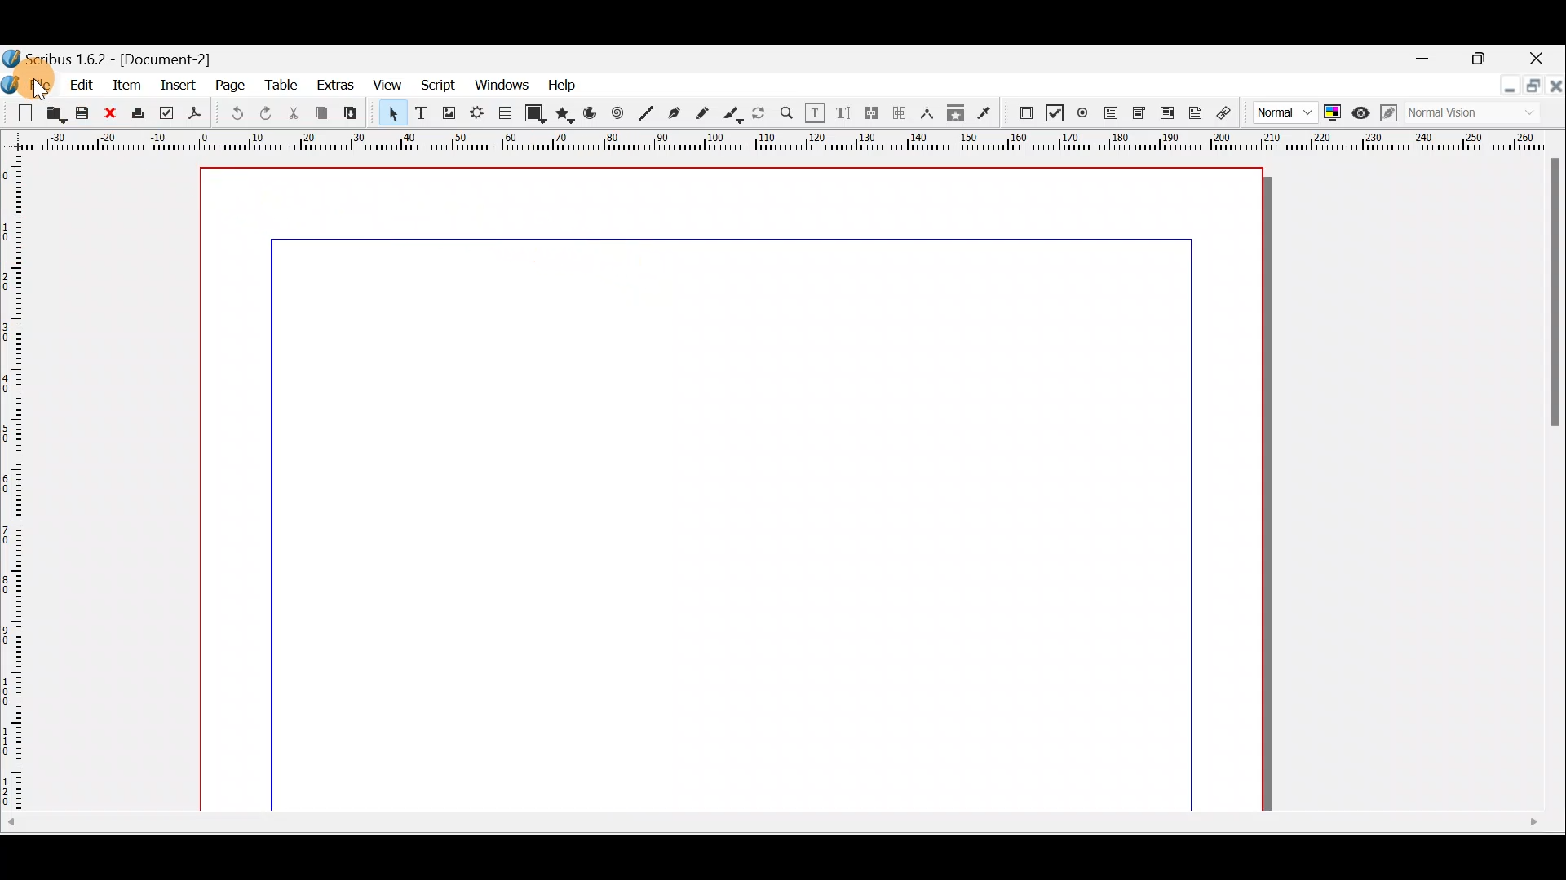  I want to click on Table, so click(503, 115).